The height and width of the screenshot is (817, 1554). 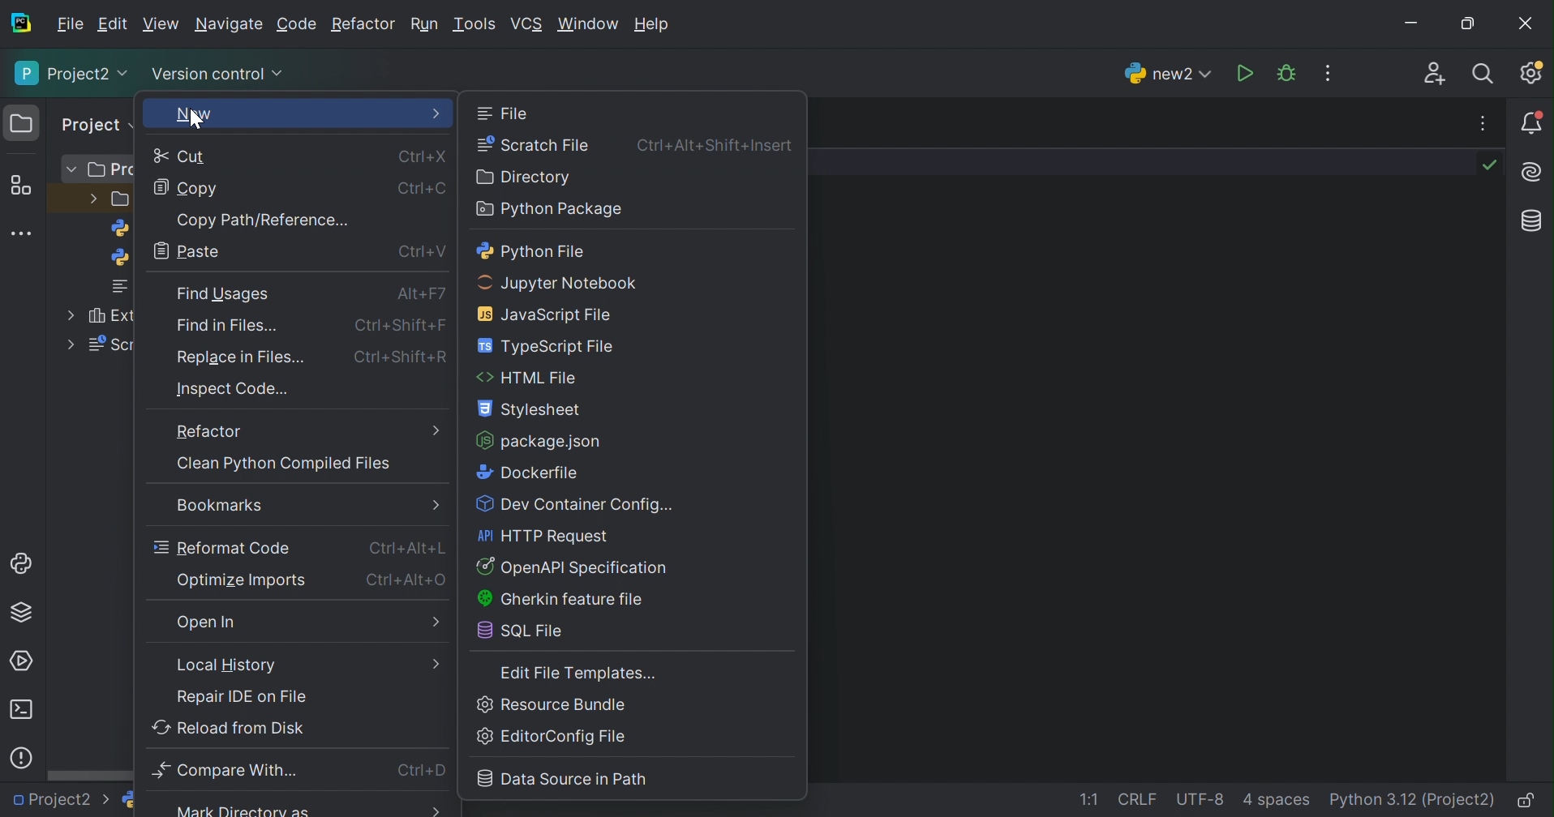 What do you see at coordinates (432, 505) in the screenshot?
I see `More` at bounding box center [432, 505].